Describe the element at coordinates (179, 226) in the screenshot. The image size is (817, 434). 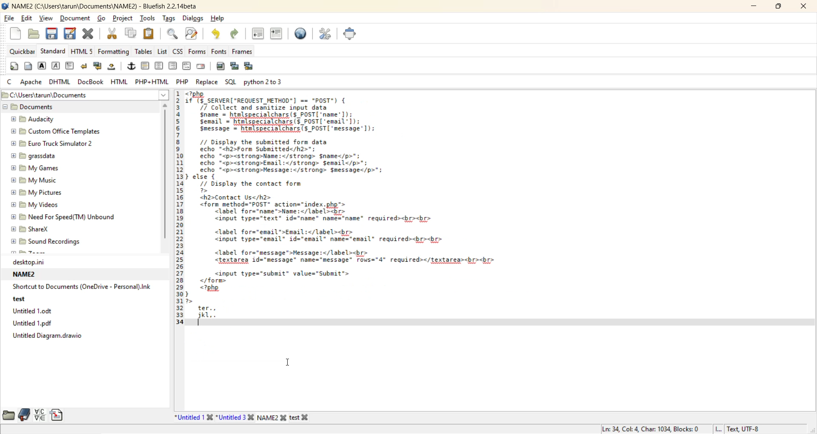
I see `Line Number` at that location.